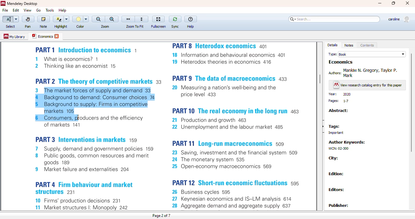 The image size is (415, 219). What do you see at coordinates (340, 94) in the screenshot?
I see `year: 2020` at bounding box center [340, 94].